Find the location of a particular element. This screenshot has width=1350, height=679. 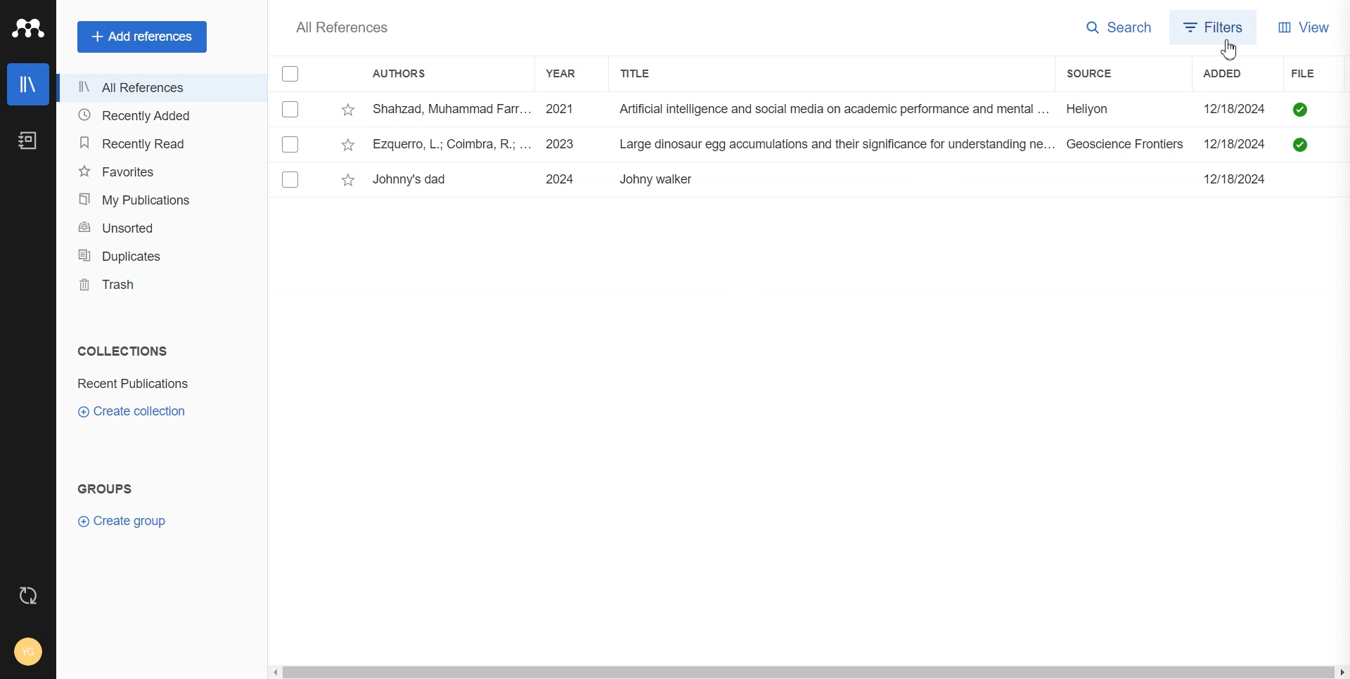

select entry is located at coordinates (290, 110).